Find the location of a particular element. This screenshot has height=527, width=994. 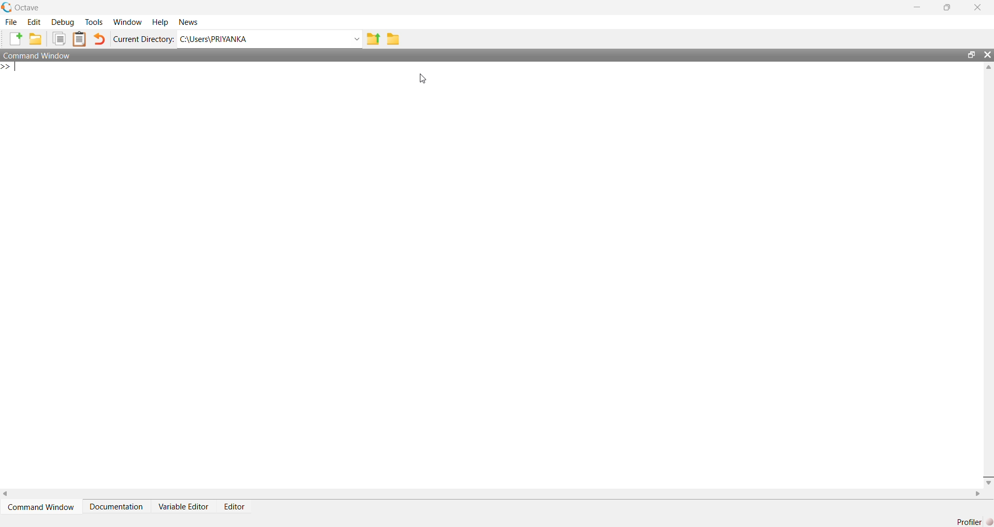

new line is located at coordinates (9, 67).